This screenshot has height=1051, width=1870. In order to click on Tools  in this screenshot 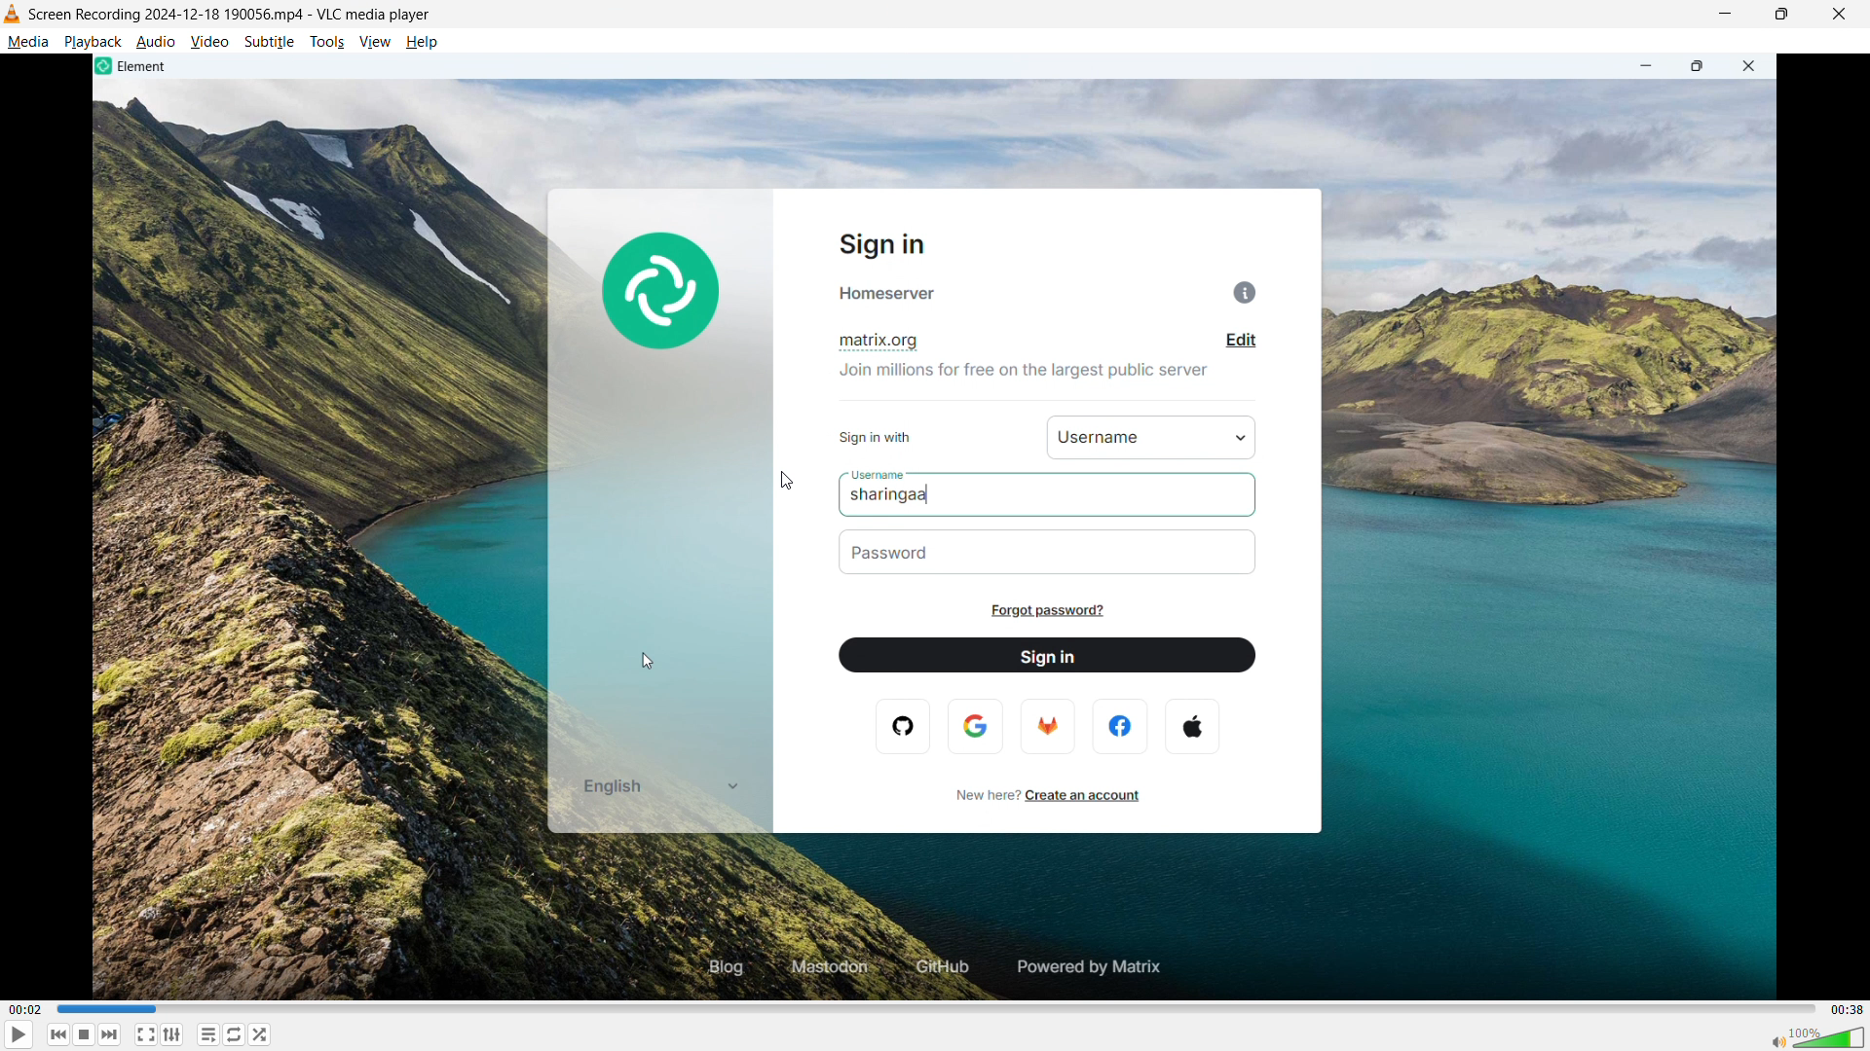, I will do `click(326, 42)`.